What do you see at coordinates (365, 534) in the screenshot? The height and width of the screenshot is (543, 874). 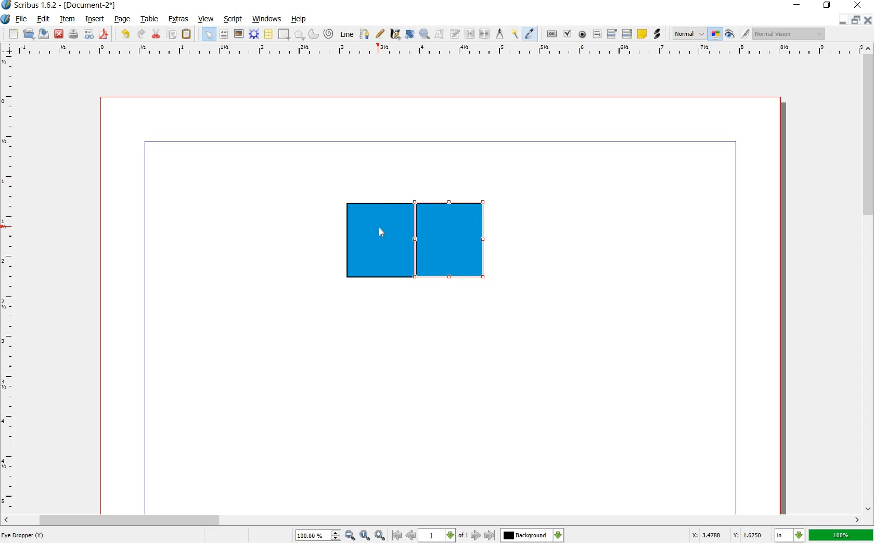 I see `zoom to` at bounding box center [365, 534].